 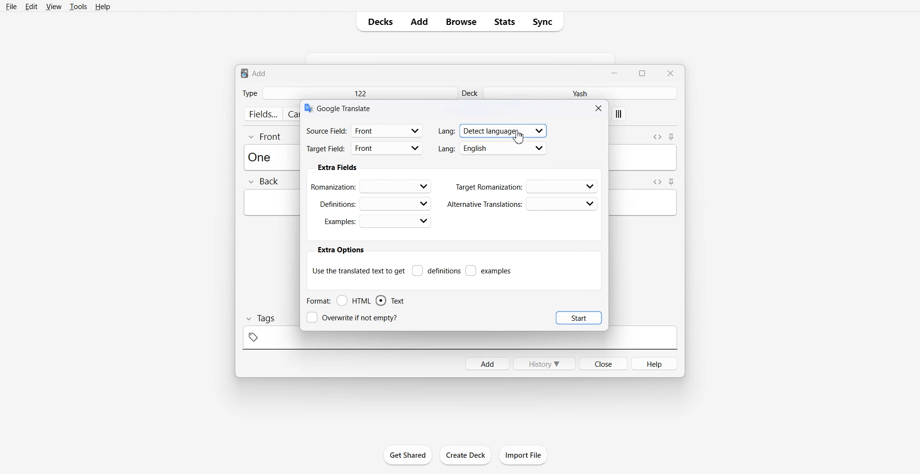 What do you see at coordinates (489, 271) in the screenshot?
I see `examples` at bounding box center [489, 271].